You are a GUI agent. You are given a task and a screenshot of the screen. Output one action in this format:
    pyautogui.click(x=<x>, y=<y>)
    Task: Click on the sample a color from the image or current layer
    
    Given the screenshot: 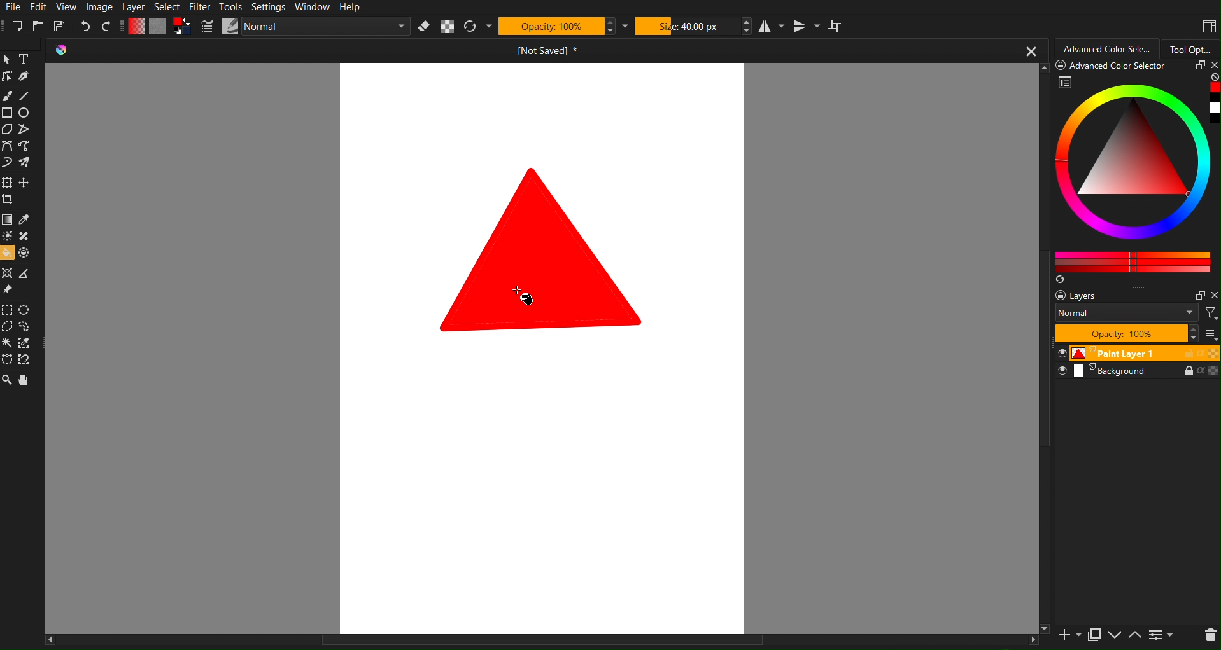 What is the action you would take?
    pyautogui.click(x=25, y=219)
    